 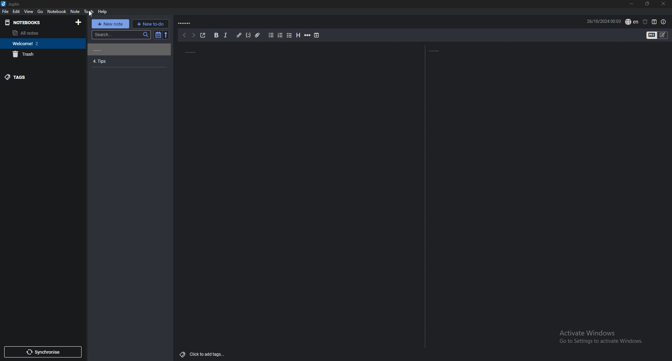 I want to click on view, so click(x=29, y=11).